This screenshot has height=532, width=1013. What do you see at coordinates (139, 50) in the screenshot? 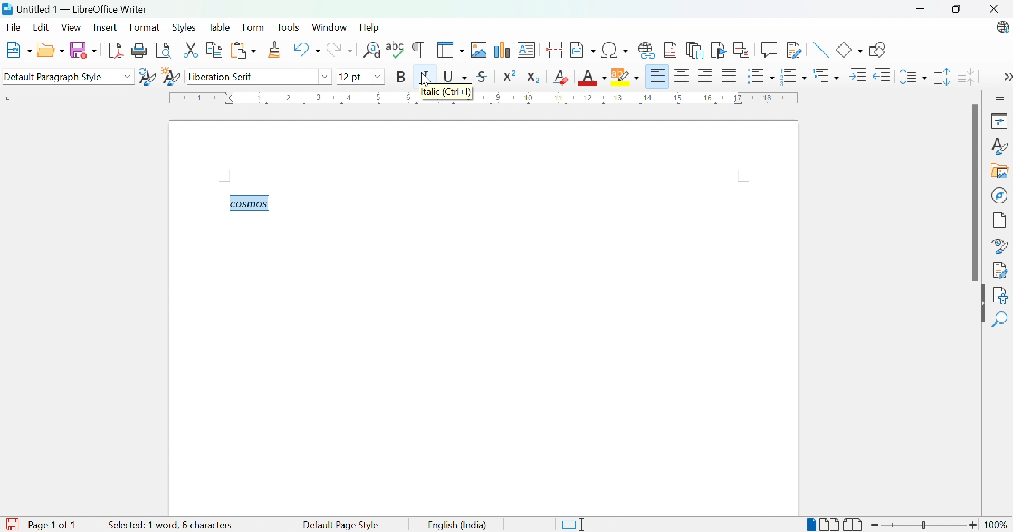
I see `Print` at bounding box center [139, 50].